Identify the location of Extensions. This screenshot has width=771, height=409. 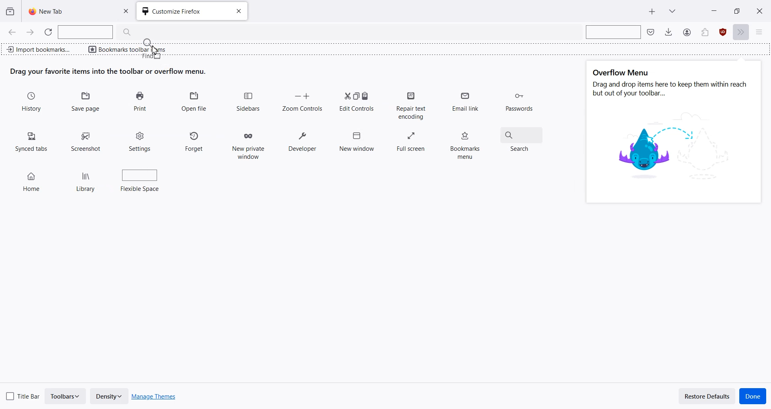
(723, 32).